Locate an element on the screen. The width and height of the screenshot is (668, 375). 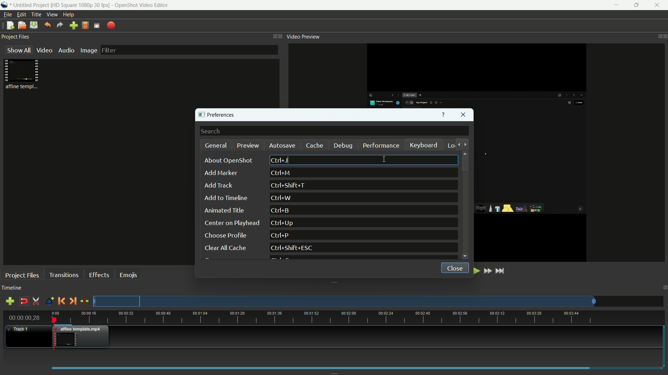
keyboard shortcut is located at coordinates (280, 160).